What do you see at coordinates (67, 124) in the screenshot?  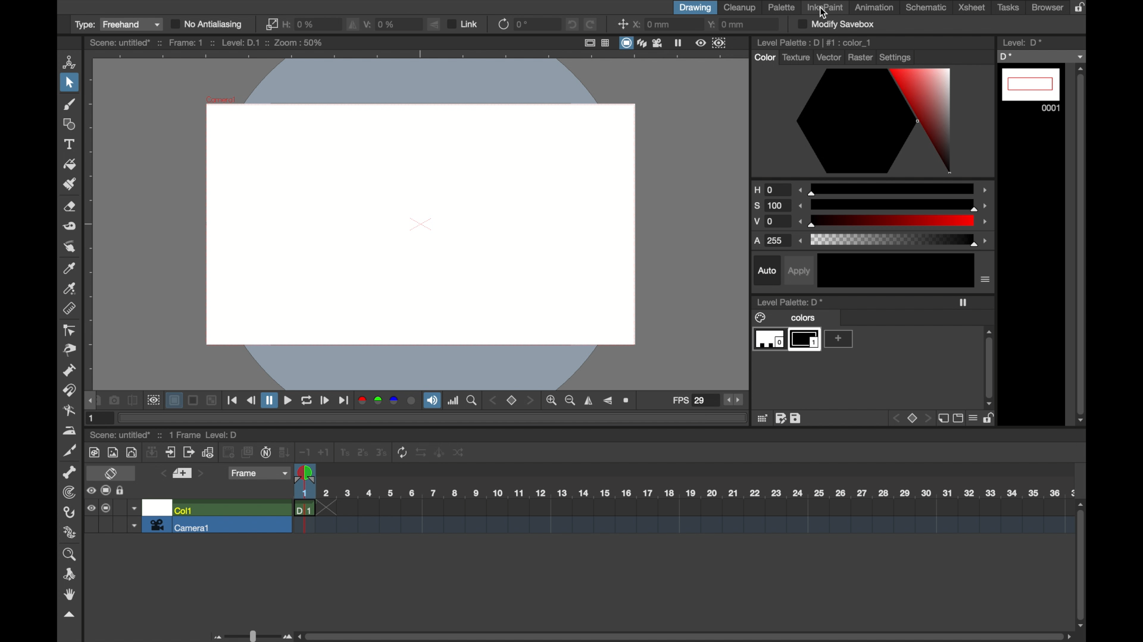 I see `shape tool` at bounding box center [67, 124].